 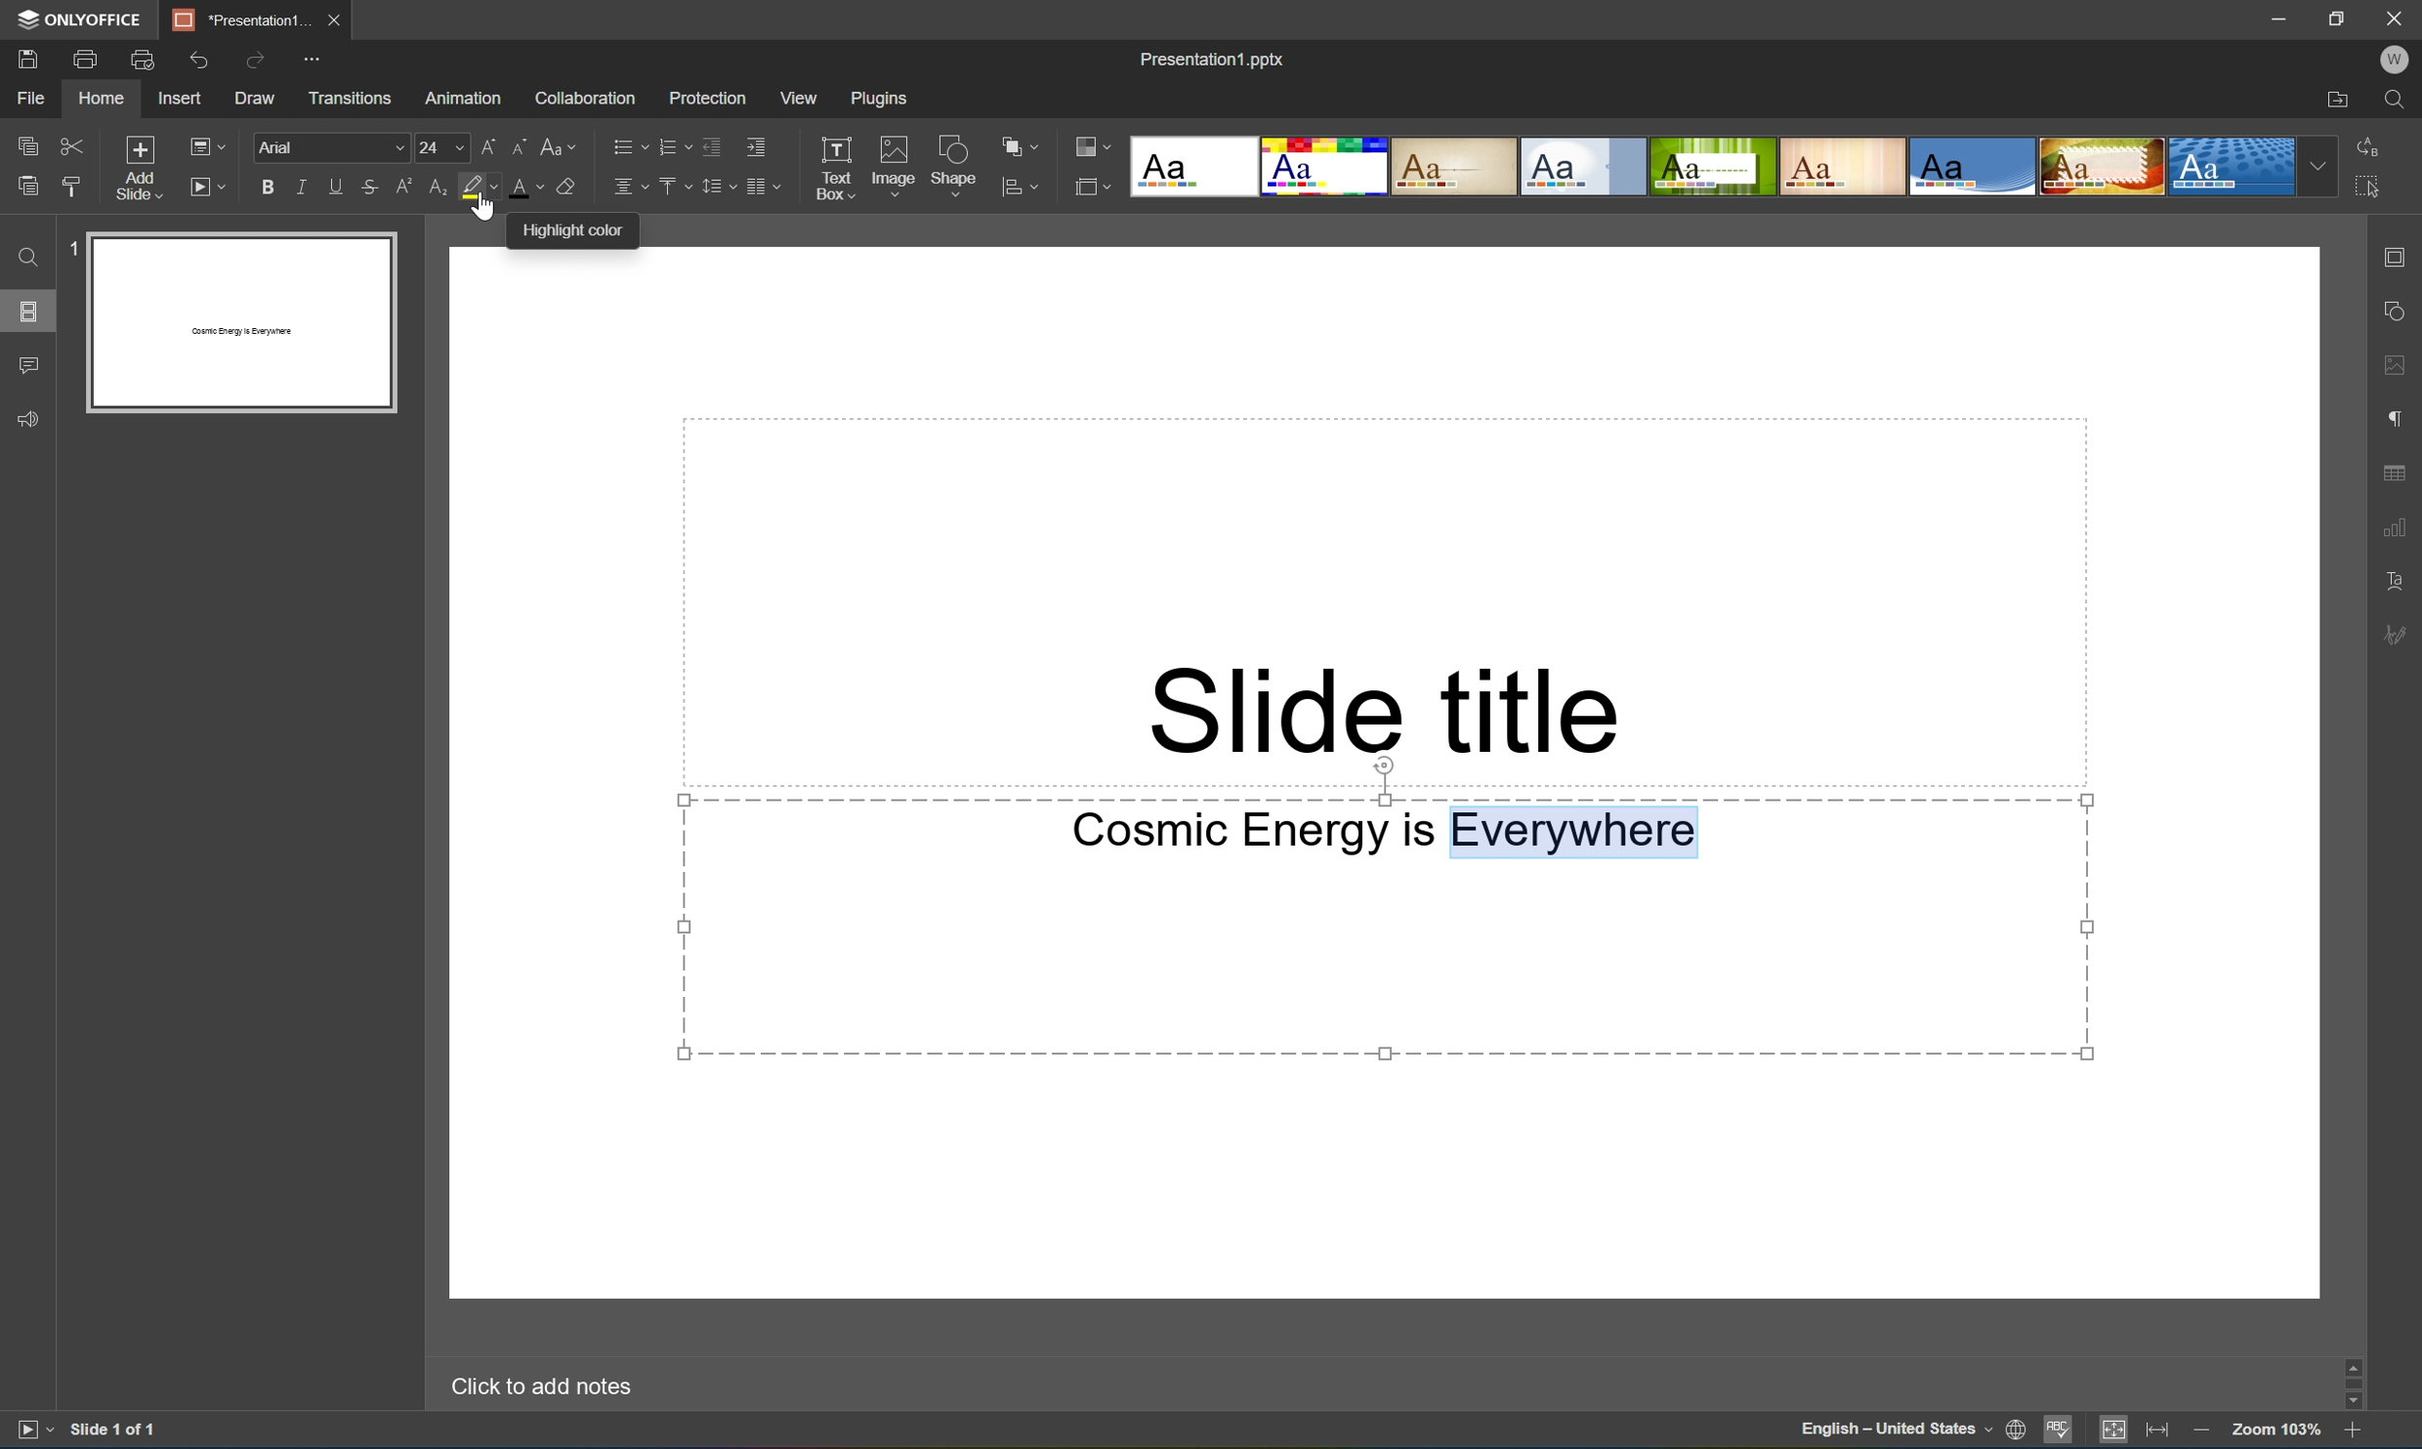 I want to click on Decrement font size, so click(x=521, y=144).